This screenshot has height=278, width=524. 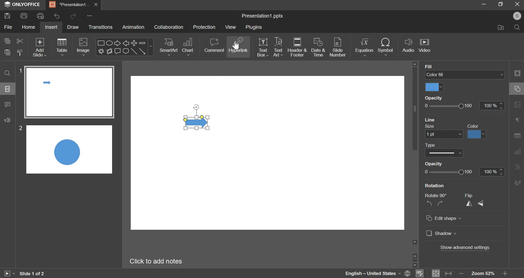 I want to click on Right arrow, so click(x=118, y=43).